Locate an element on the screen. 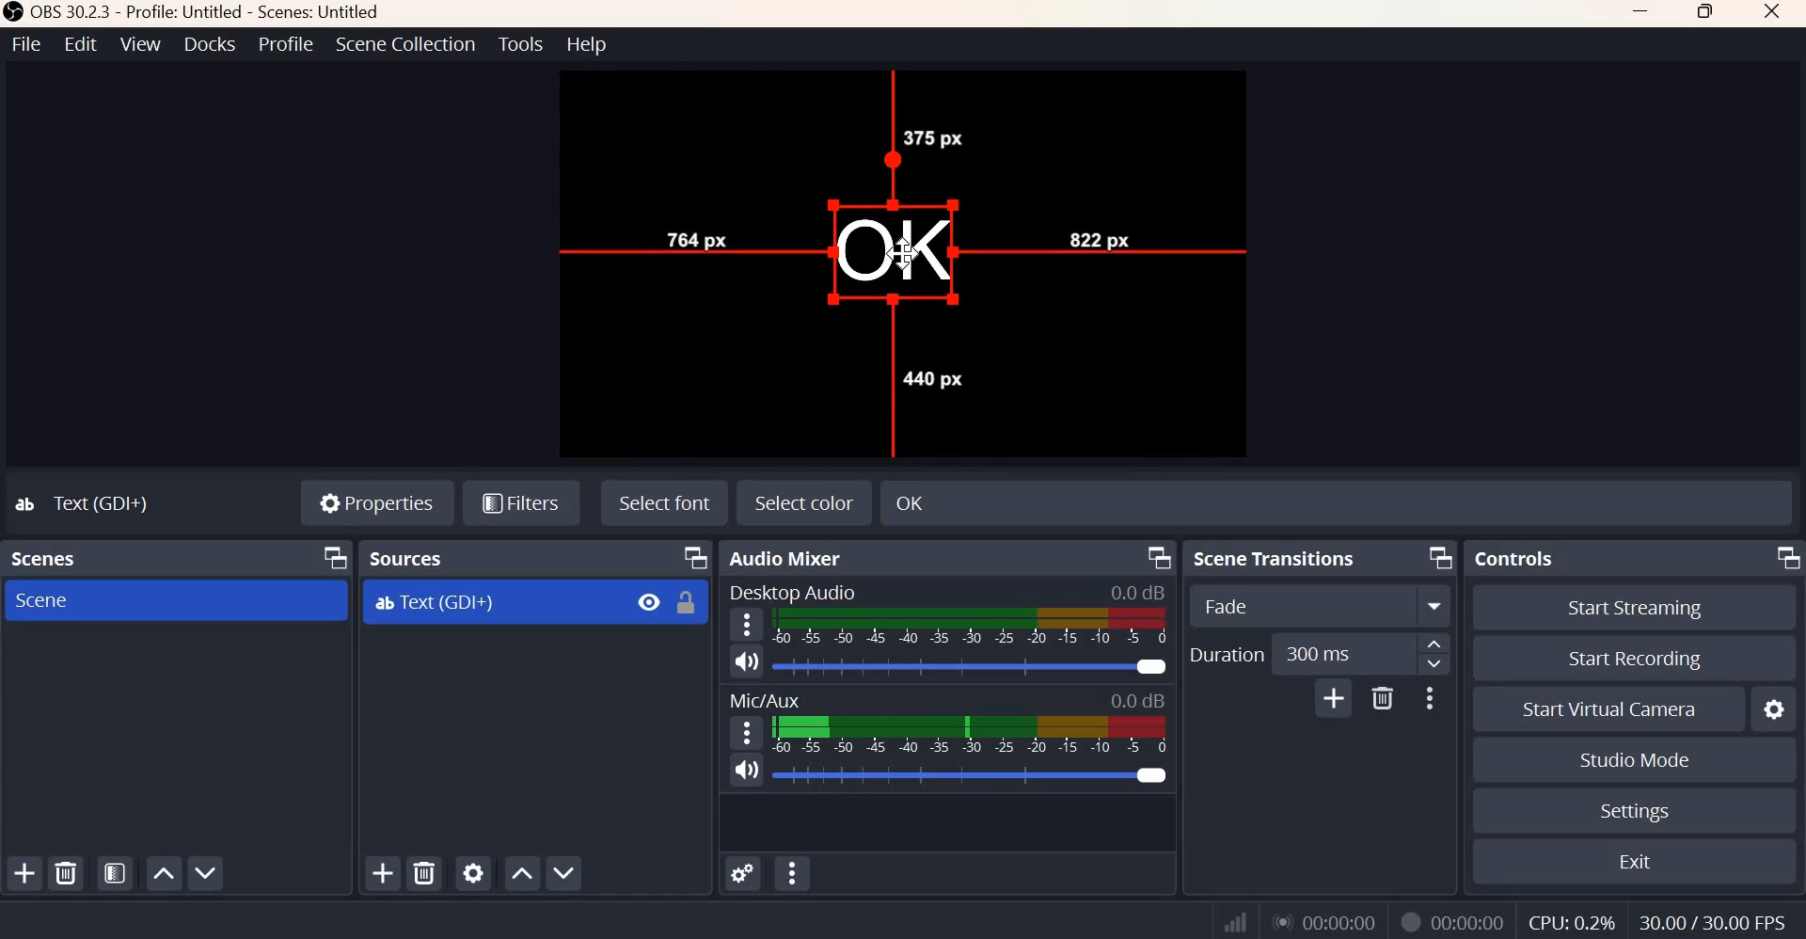 Image resolution: width=1806 pixels, height=939 pixels. 440 px is located at coordinates (931, 377).